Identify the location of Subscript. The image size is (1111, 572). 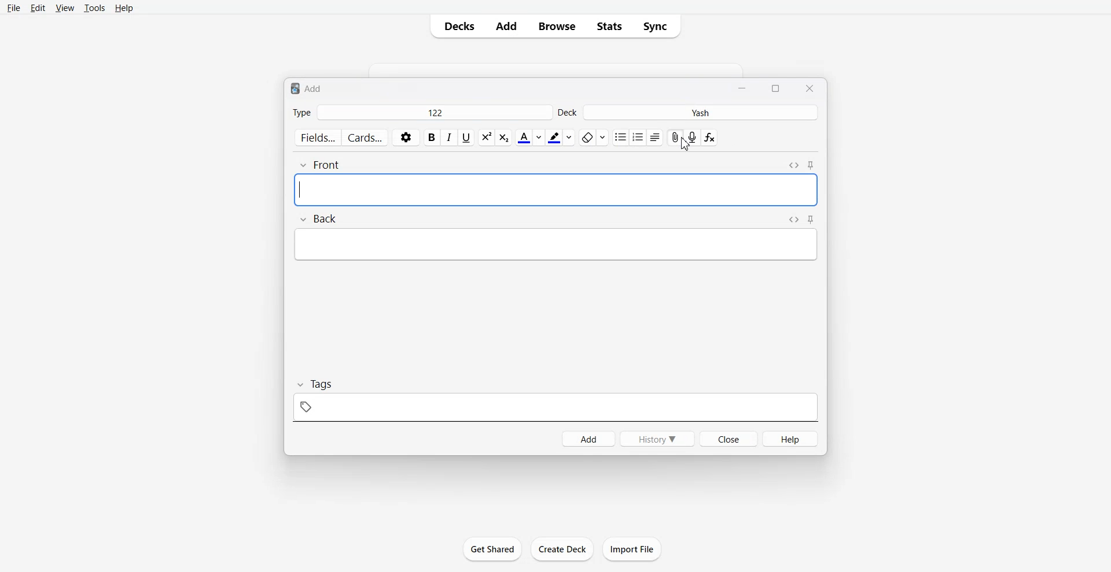
(486, 138).